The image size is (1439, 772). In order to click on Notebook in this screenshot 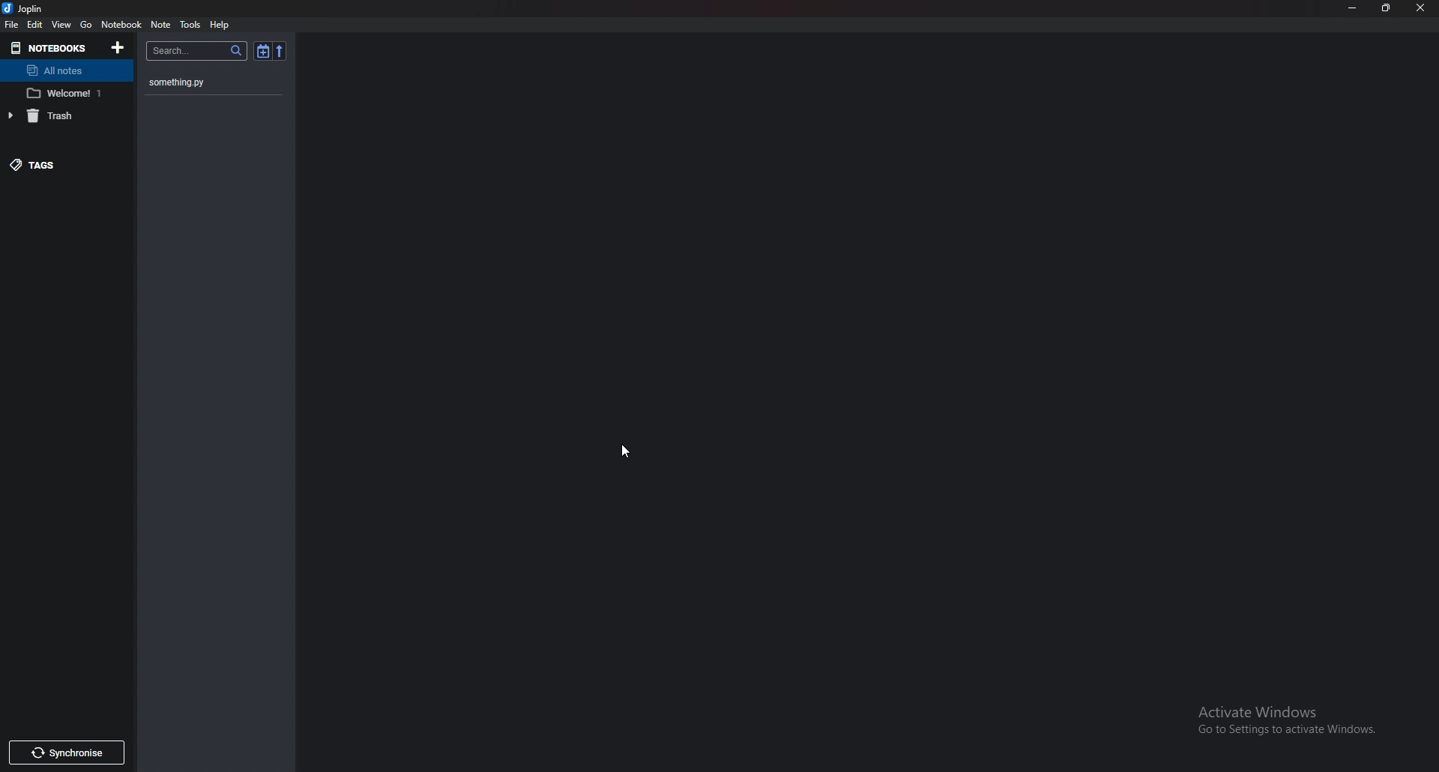, I will do `click(49, 47)`.